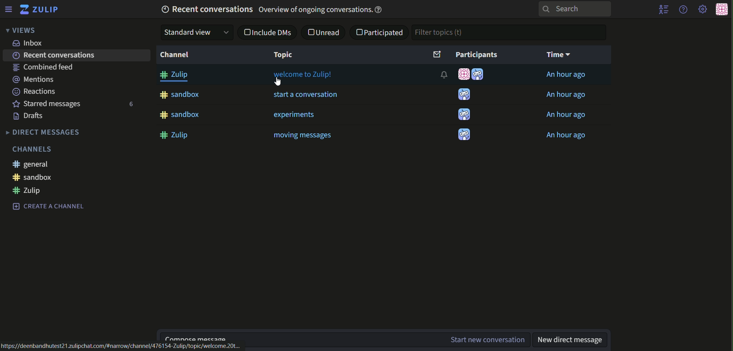 The width and height of the screenshot is (733, 351). Describe the element at coordinates (47, 206) in the screenshot. I see `text` at that location.